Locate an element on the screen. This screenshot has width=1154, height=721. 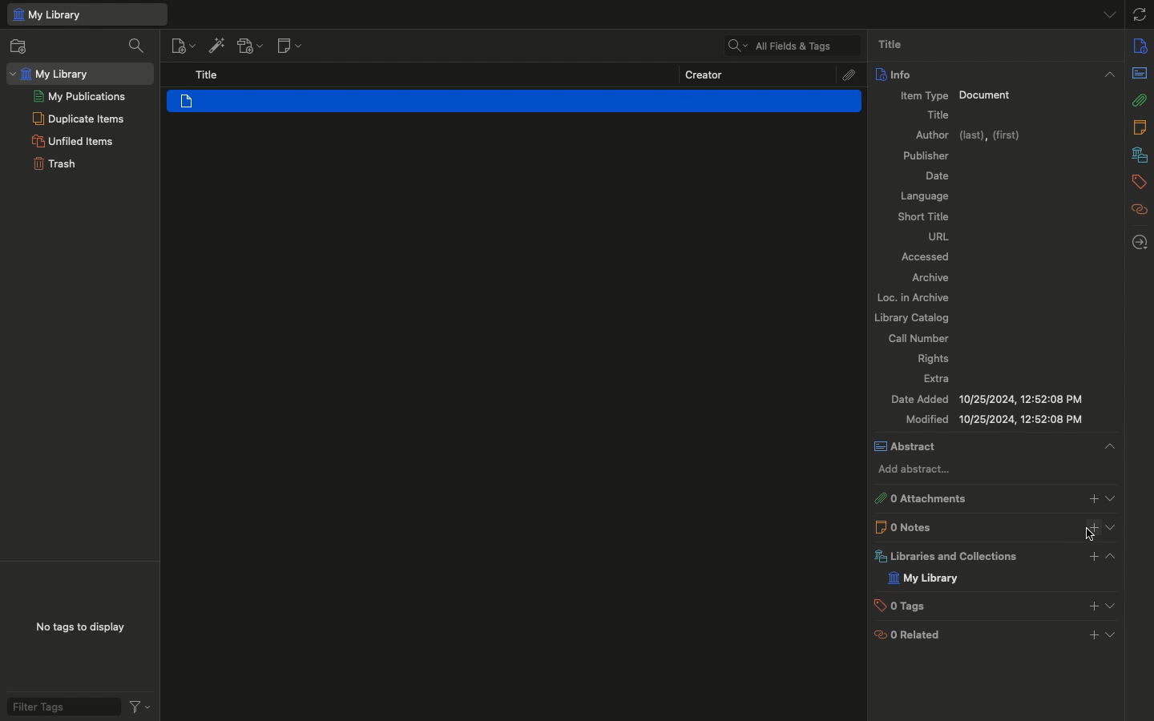
Title is located at coordinates (901, 46).